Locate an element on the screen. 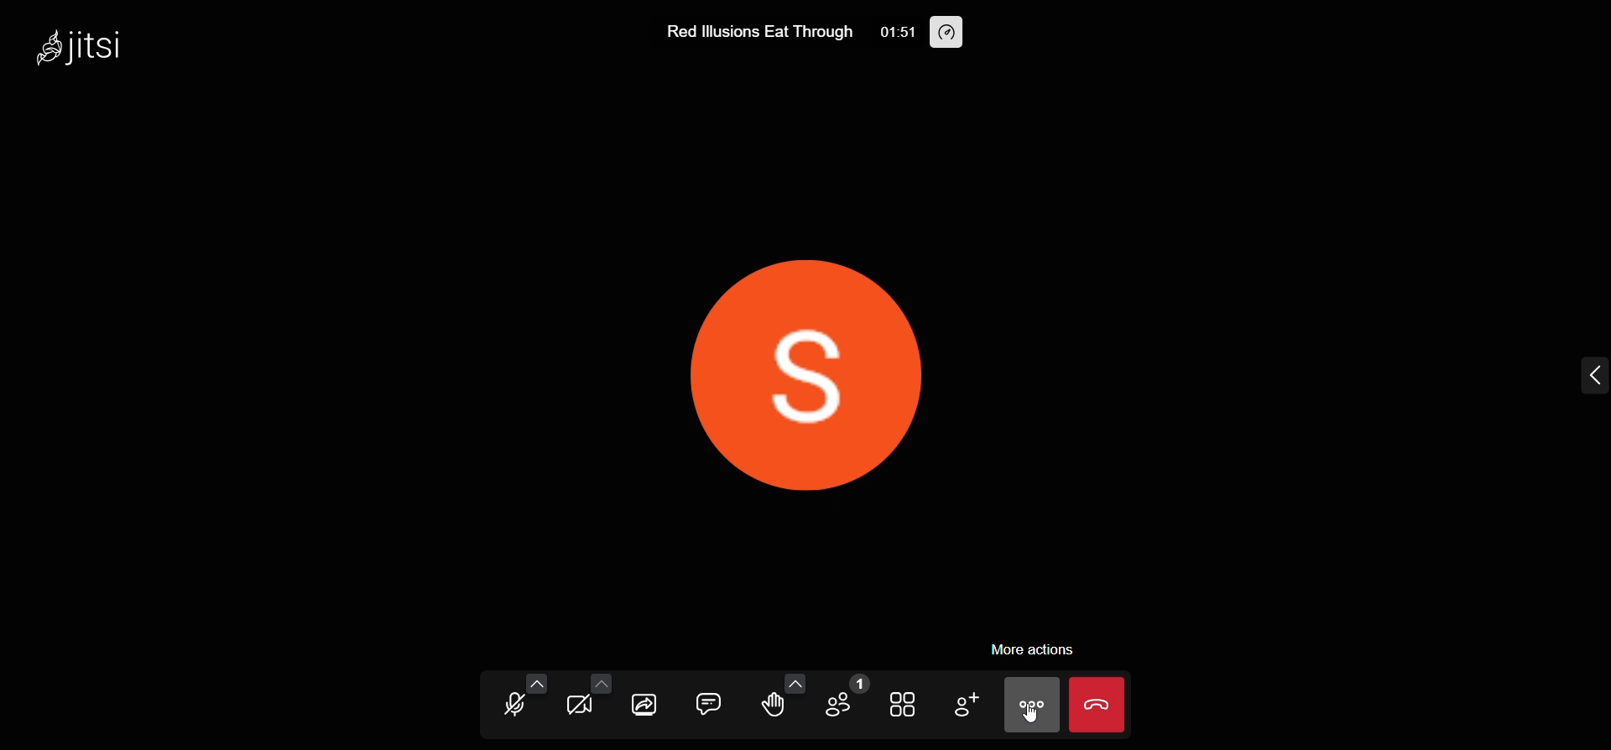 Image resolution: width=1611 pixels, height=750 pixels. tile view is located at coordinates (905, 703).